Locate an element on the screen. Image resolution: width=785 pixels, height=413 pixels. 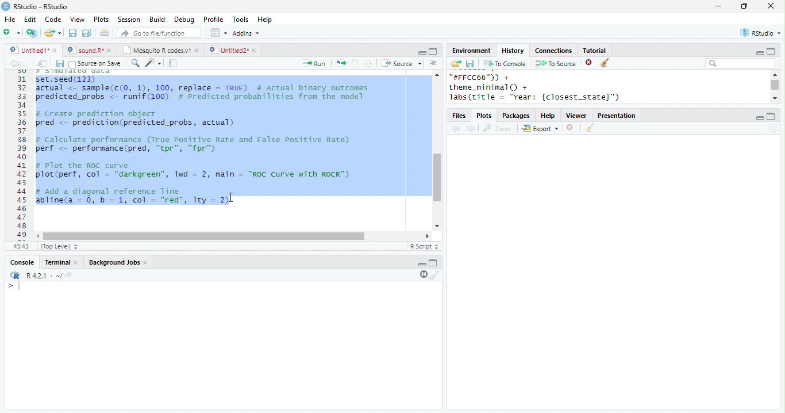
To source is located at coordinates (556, 63).